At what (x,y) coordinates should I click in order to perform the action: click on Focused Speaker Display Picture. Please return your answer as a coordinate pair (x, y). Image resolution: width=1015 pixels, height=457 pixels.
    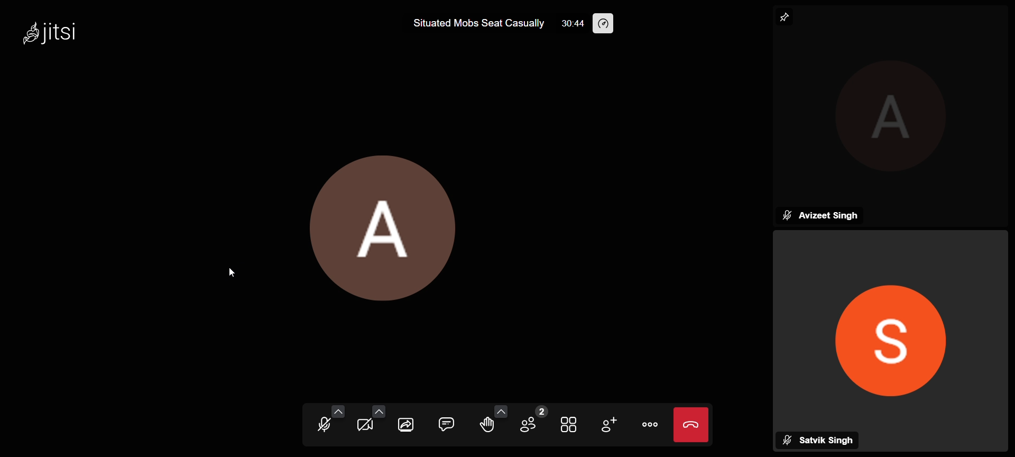
    Looking at the image, I should click on (402, 223).